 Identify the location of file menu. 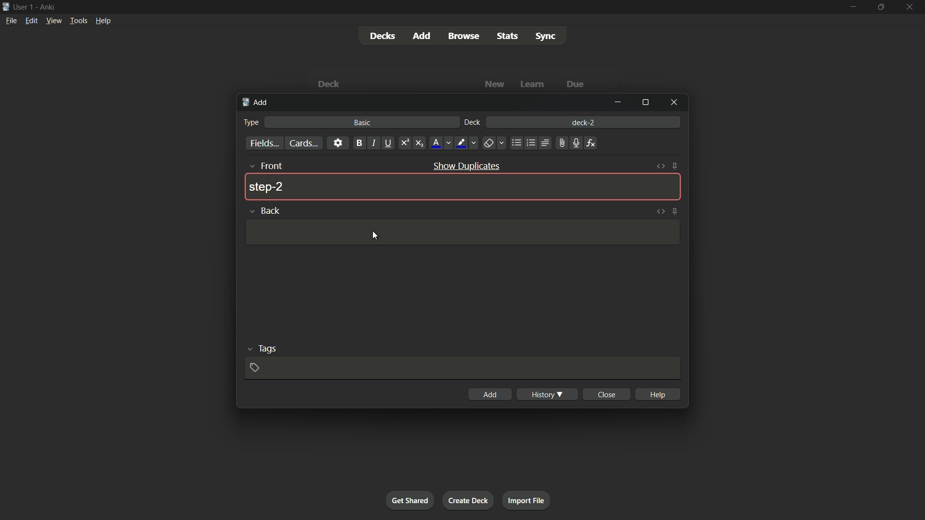
(10, 21).